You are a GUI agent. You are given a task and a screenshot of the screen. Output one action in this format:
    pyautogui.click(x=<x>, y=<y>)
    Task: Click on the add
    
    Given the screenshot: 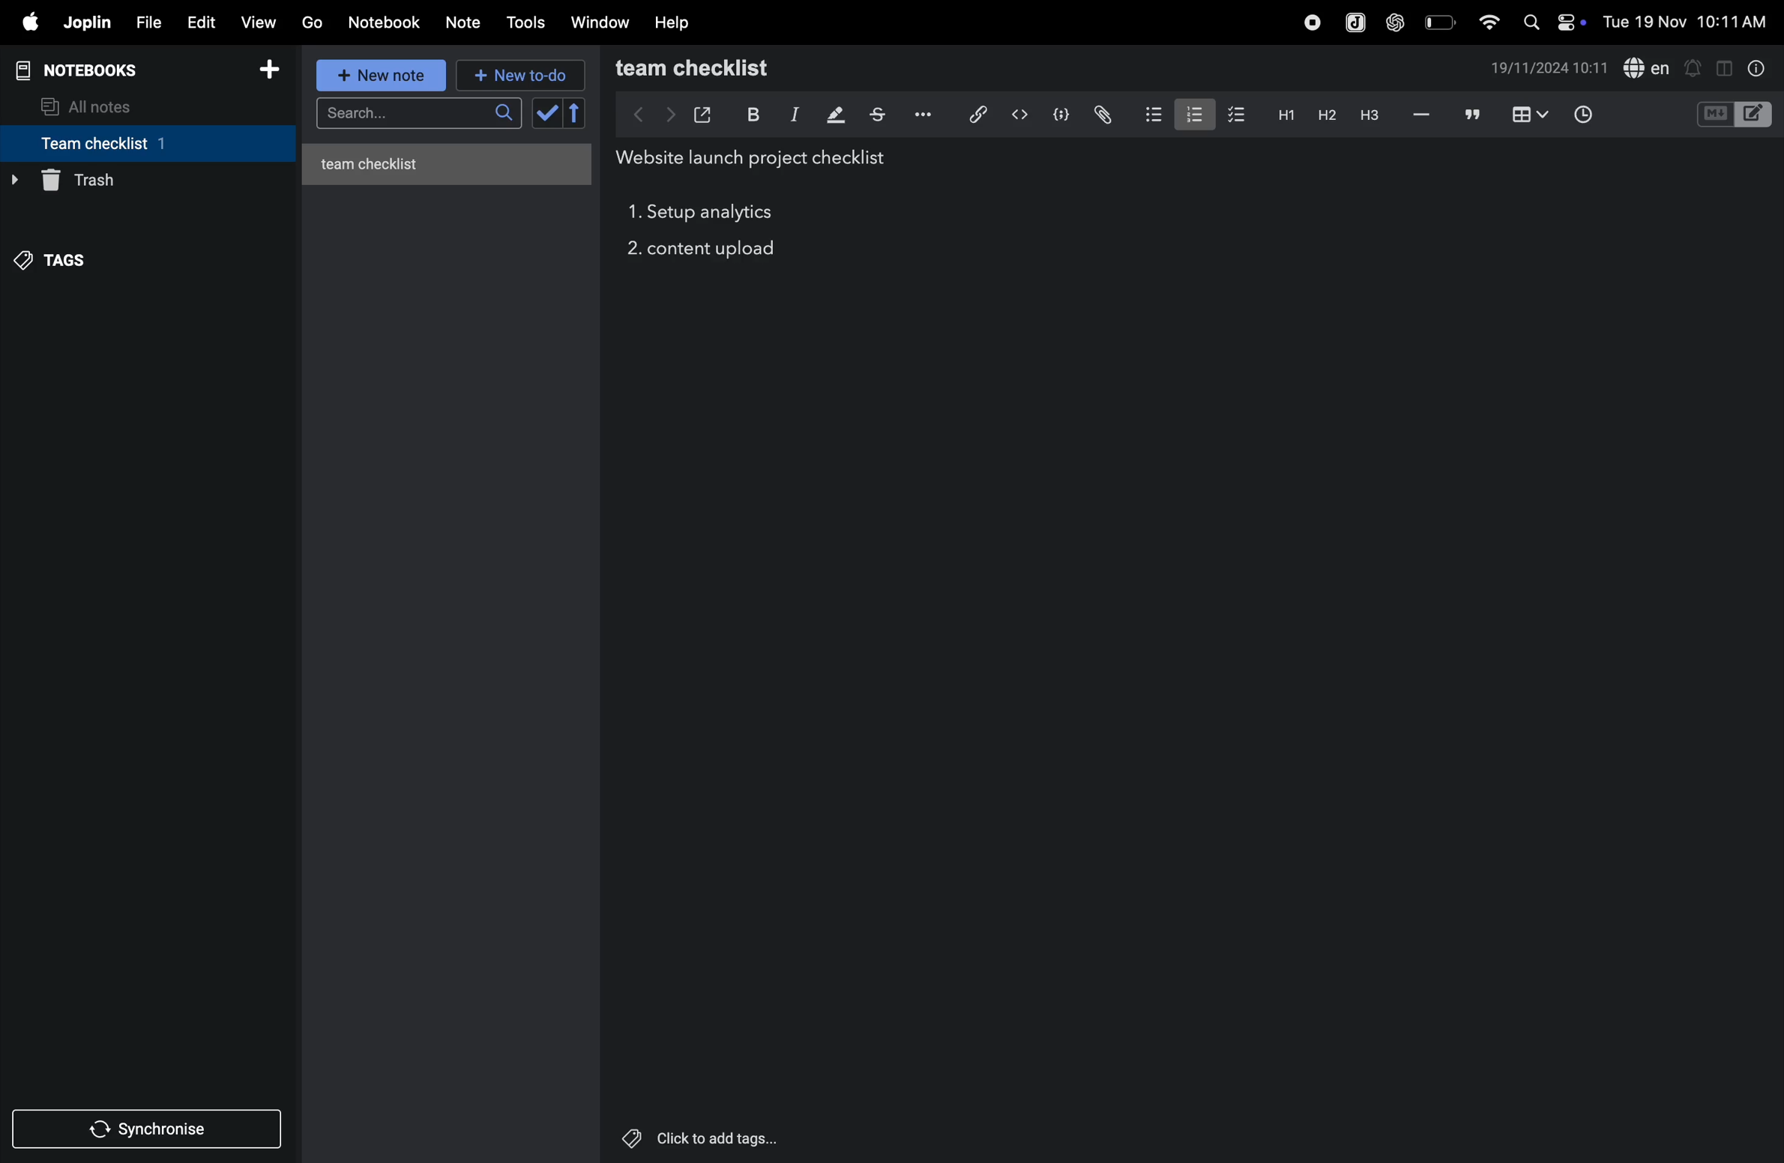 What is the action you would take?
    pyautogui.click(x=276, y=70)
    